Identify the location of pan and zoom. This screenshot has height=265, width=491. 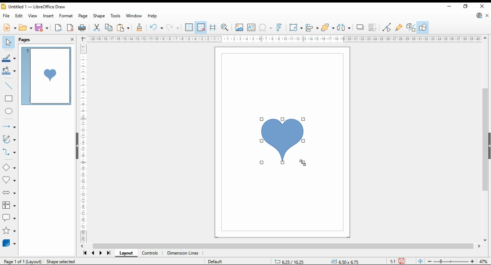
(225, 28).